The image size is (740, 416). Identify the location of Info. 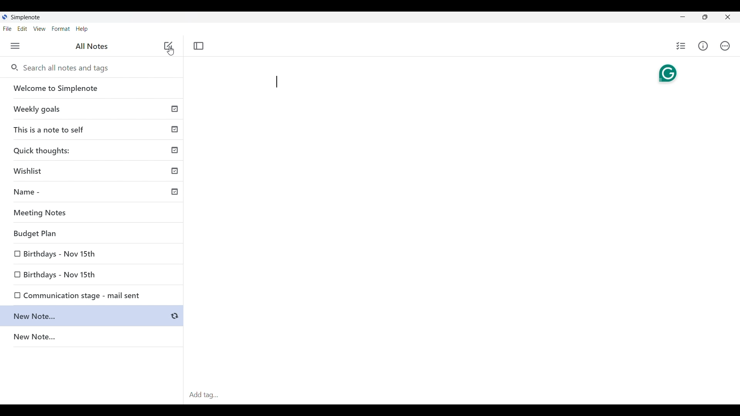
(703, 46).